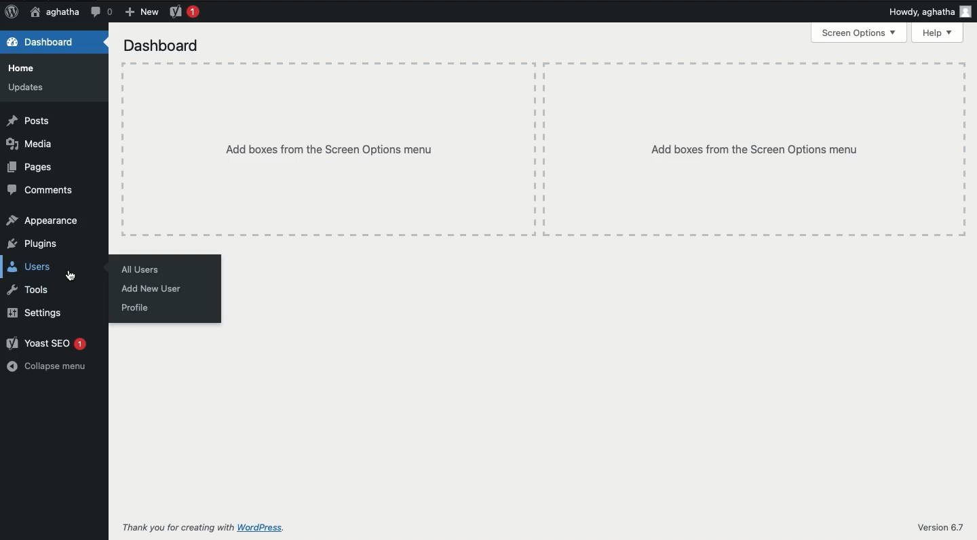 This screenshot has width=977, height=540. I want to click on Comment, so click(101, 12).